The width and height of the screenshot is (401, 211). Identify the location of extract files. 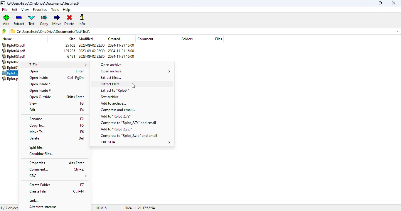
(110, 77).